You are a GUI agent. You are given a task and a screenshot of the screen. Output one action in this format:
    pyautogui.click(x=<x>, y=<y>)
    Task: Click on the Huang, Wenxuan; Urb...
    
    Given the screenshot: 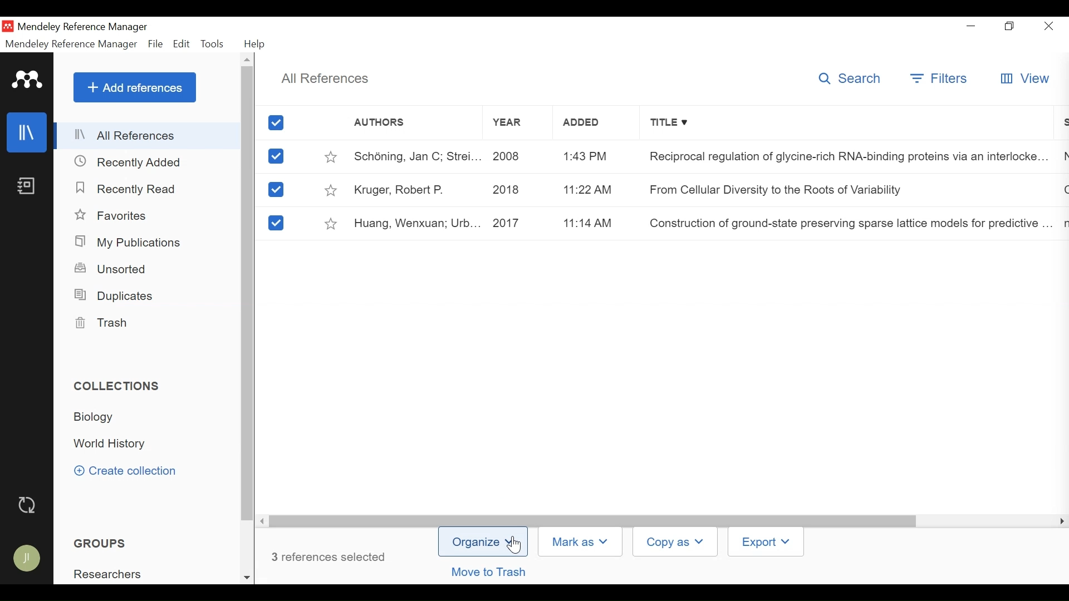 What is the action you would take?
    pyautogui.click(x=416, y=223)
    